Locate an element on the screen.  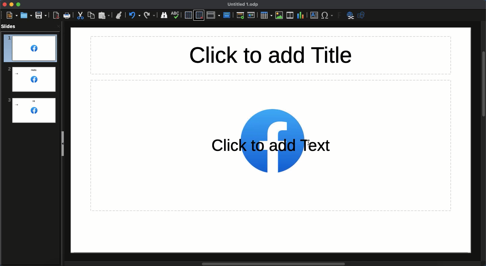
Clone formatting is located at coordinates (120, 16).